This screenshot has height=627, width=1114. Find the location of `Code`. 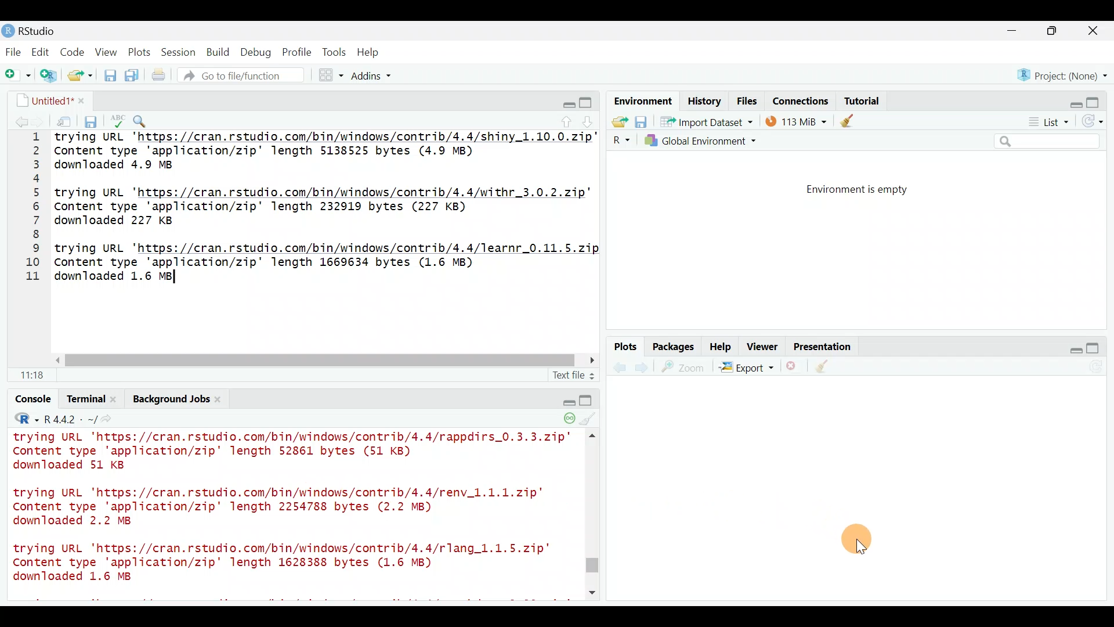

Code is located at coordinates (74, 51).